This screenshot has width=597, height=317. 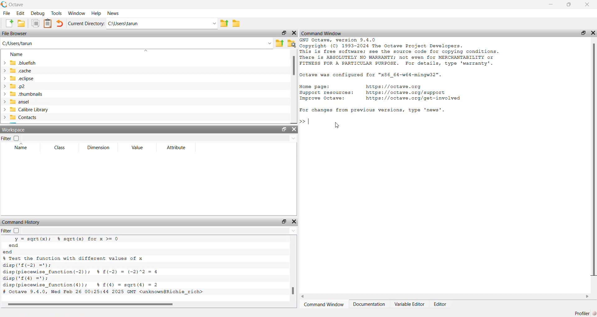 I want to click on Profiler, so click(x=584, y=312).